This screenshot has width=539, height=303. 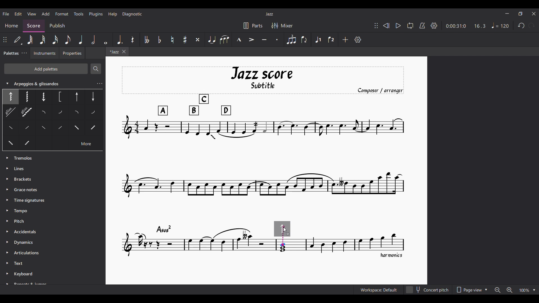 What do you see at coordinates (22, 210) in the screenshot?
I see `Tempo` at bounding box center [22, 210].